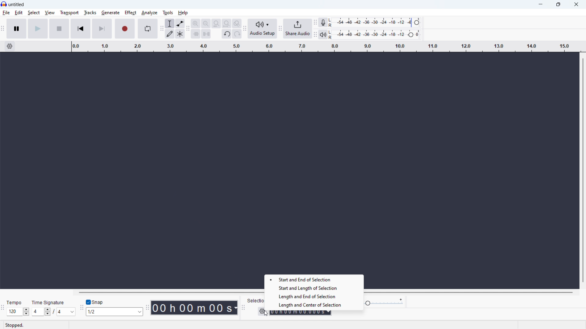 This screenshot has height=329, width=586. Describe the element at coordinates (150, 13) in the screenshot. I see `analyze` at that location.